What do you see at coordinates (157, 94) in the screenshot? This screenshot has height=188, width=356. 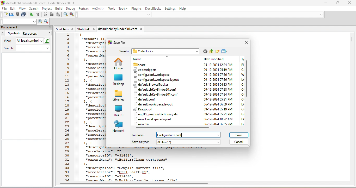 I see `default cbkey binder201 conf` at bounding box center [157, 94].